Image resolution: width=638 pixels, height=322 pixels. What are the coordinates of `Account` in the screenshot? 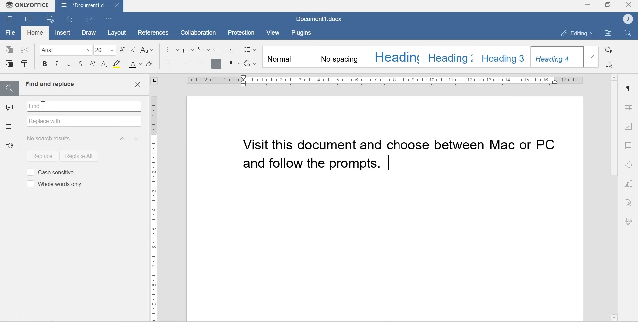 It's located at (629, 19).